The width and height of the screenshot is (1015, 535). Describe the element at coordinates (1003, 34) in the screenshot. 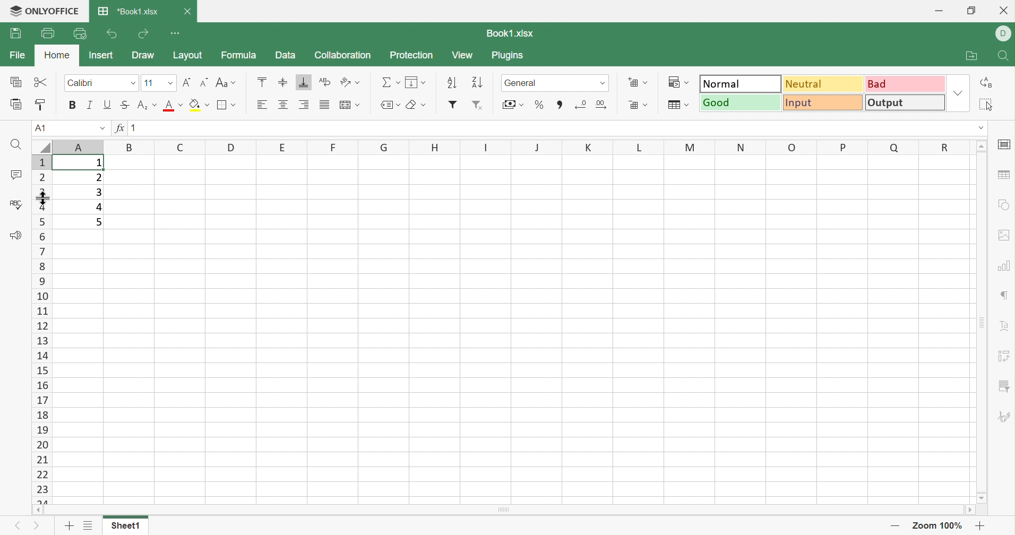

I see `DELL` at that location.